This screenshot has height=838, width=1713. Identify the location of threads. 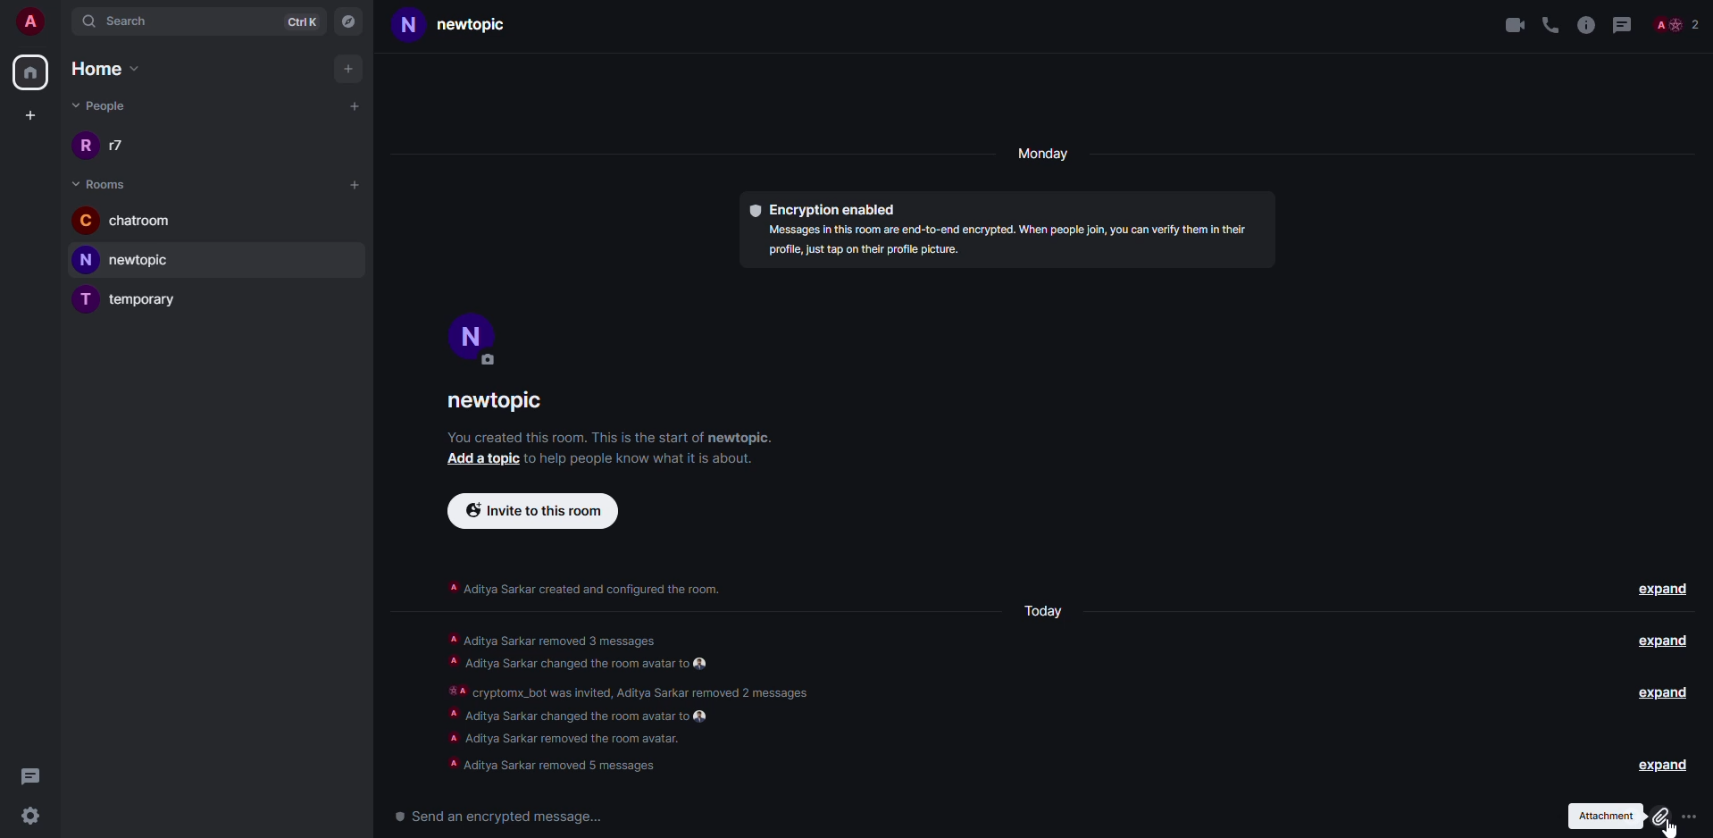
(30, 775).